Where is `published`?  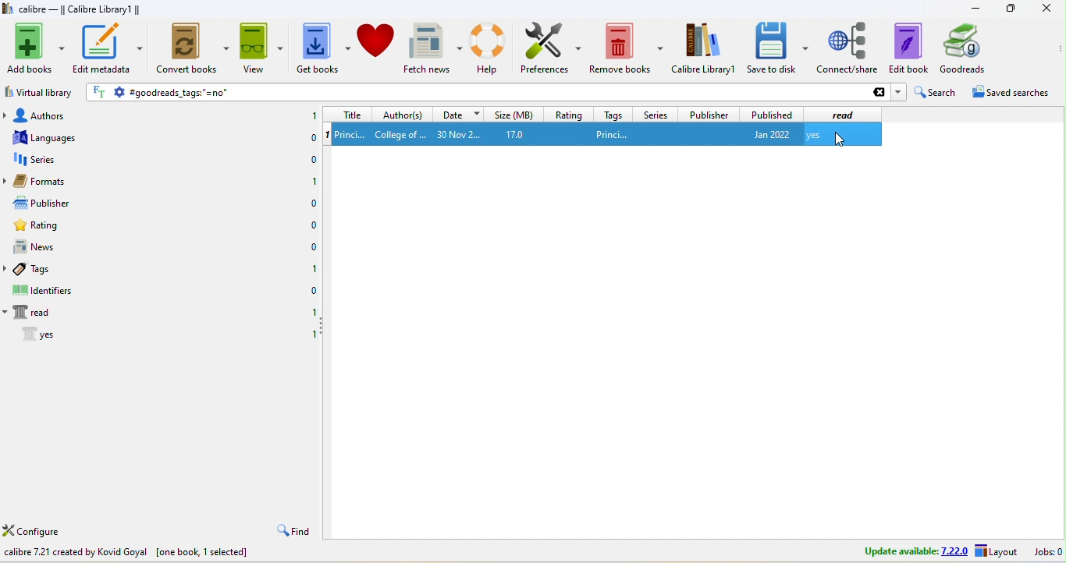
published is located at coordinates (771, 114).